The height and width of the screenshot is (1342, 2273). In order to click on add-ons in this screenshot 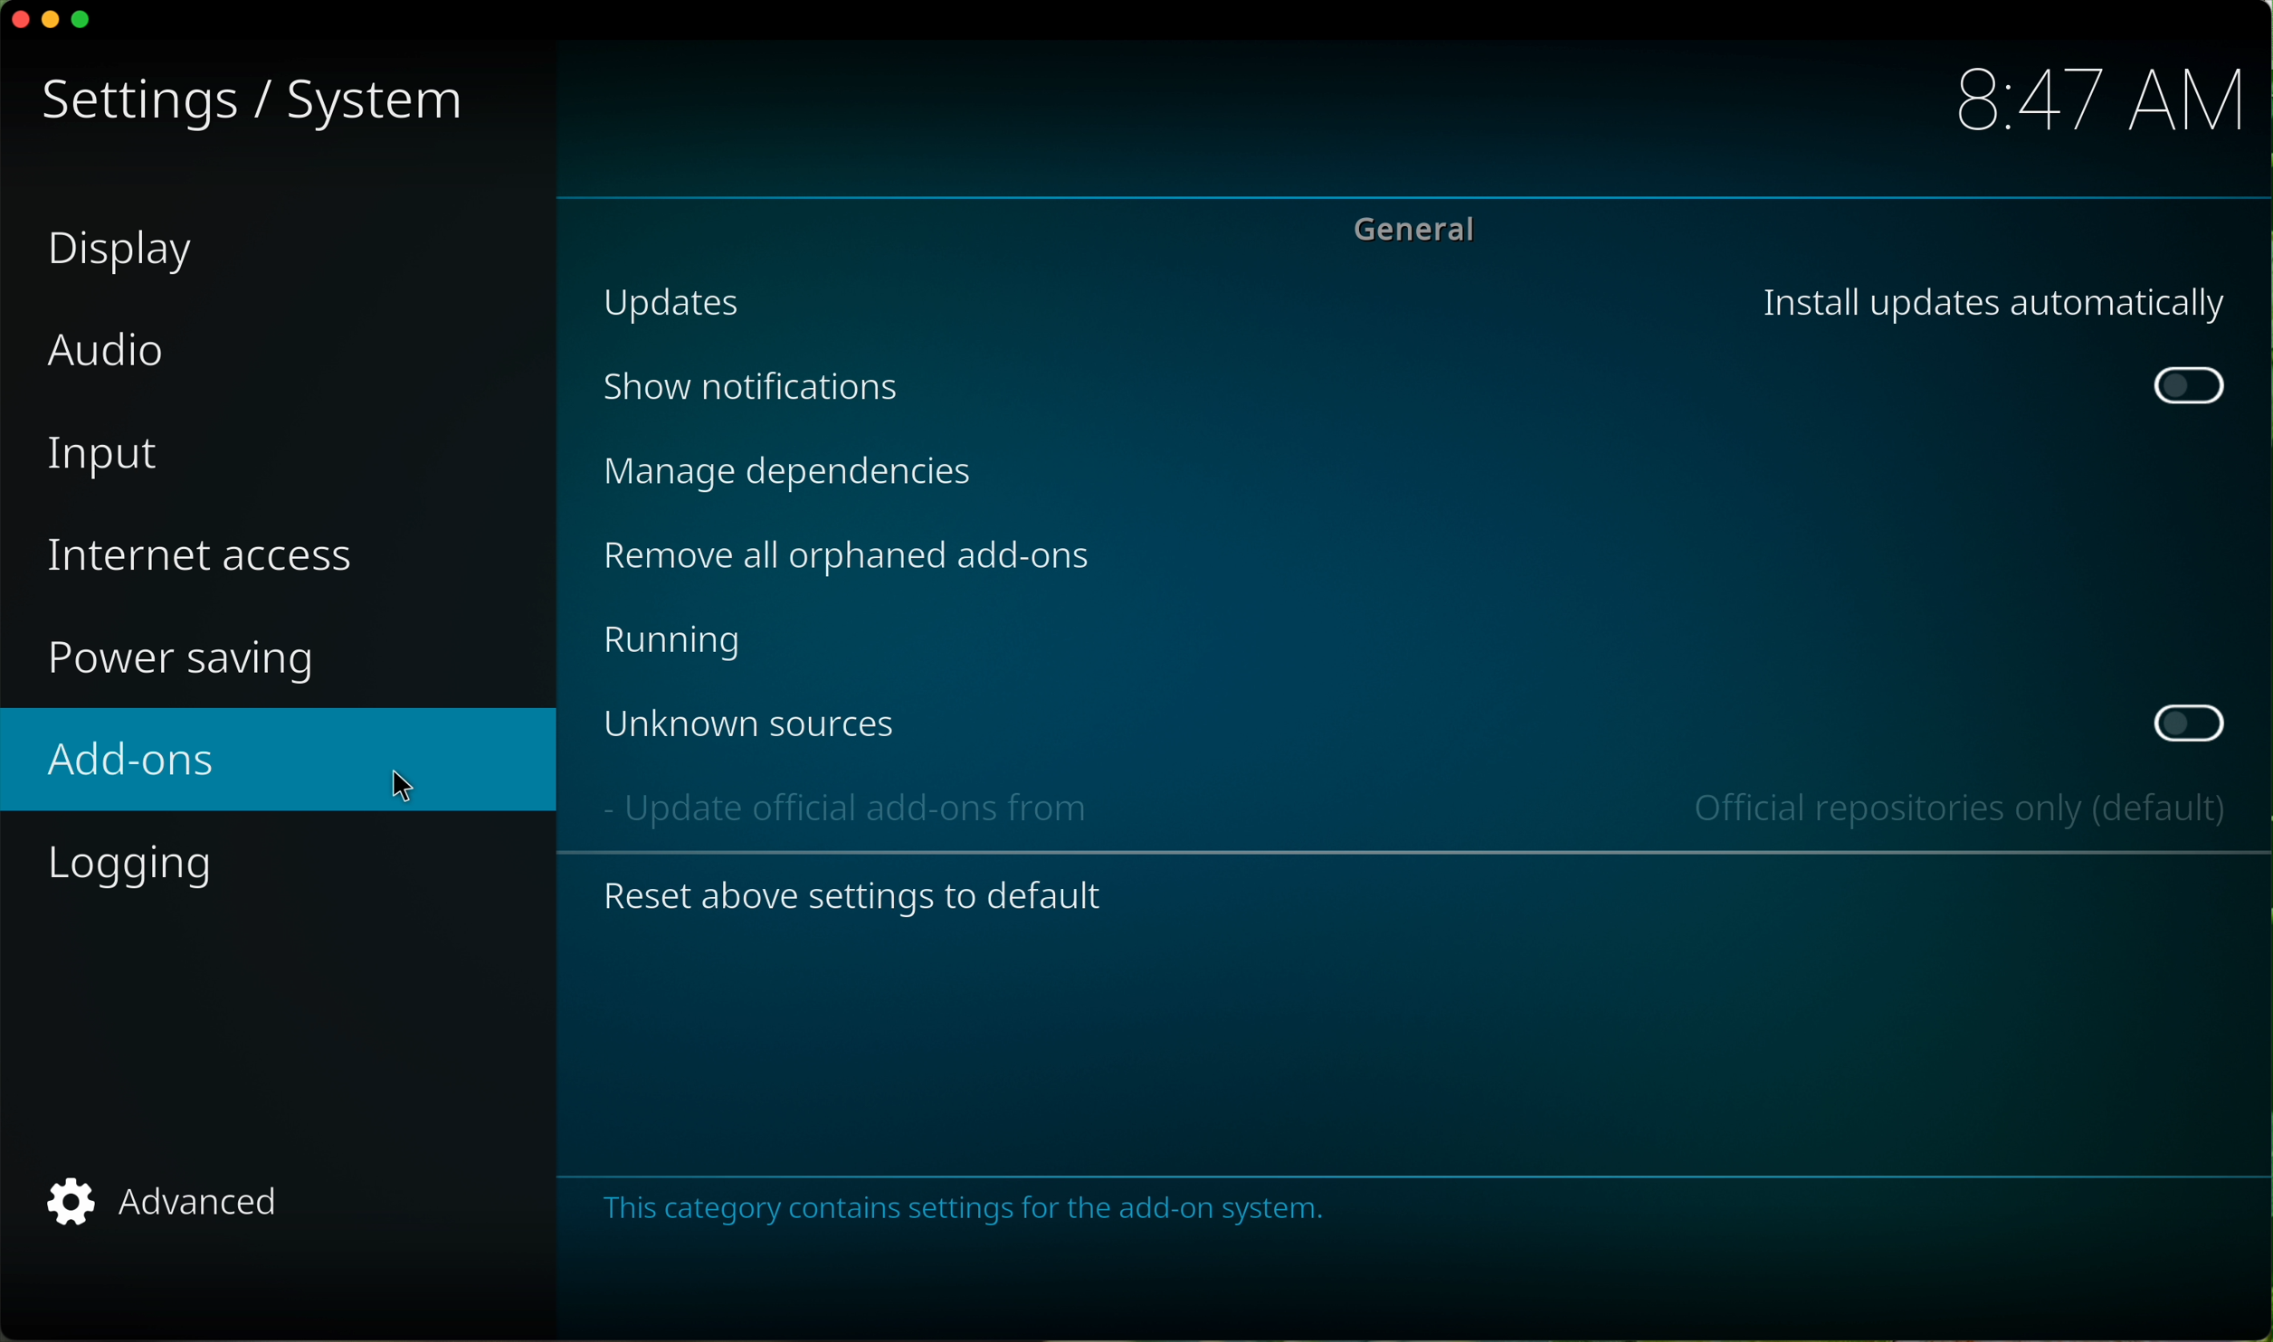, I will do `click(279, 758)`.